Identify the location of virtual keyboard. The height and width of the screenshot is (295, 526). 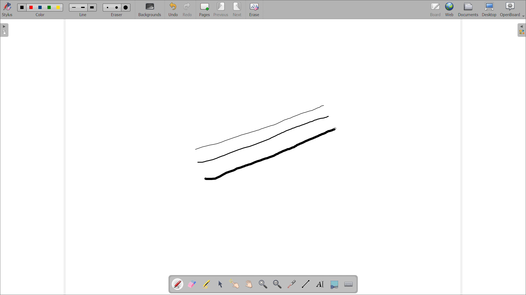
(349, 285).